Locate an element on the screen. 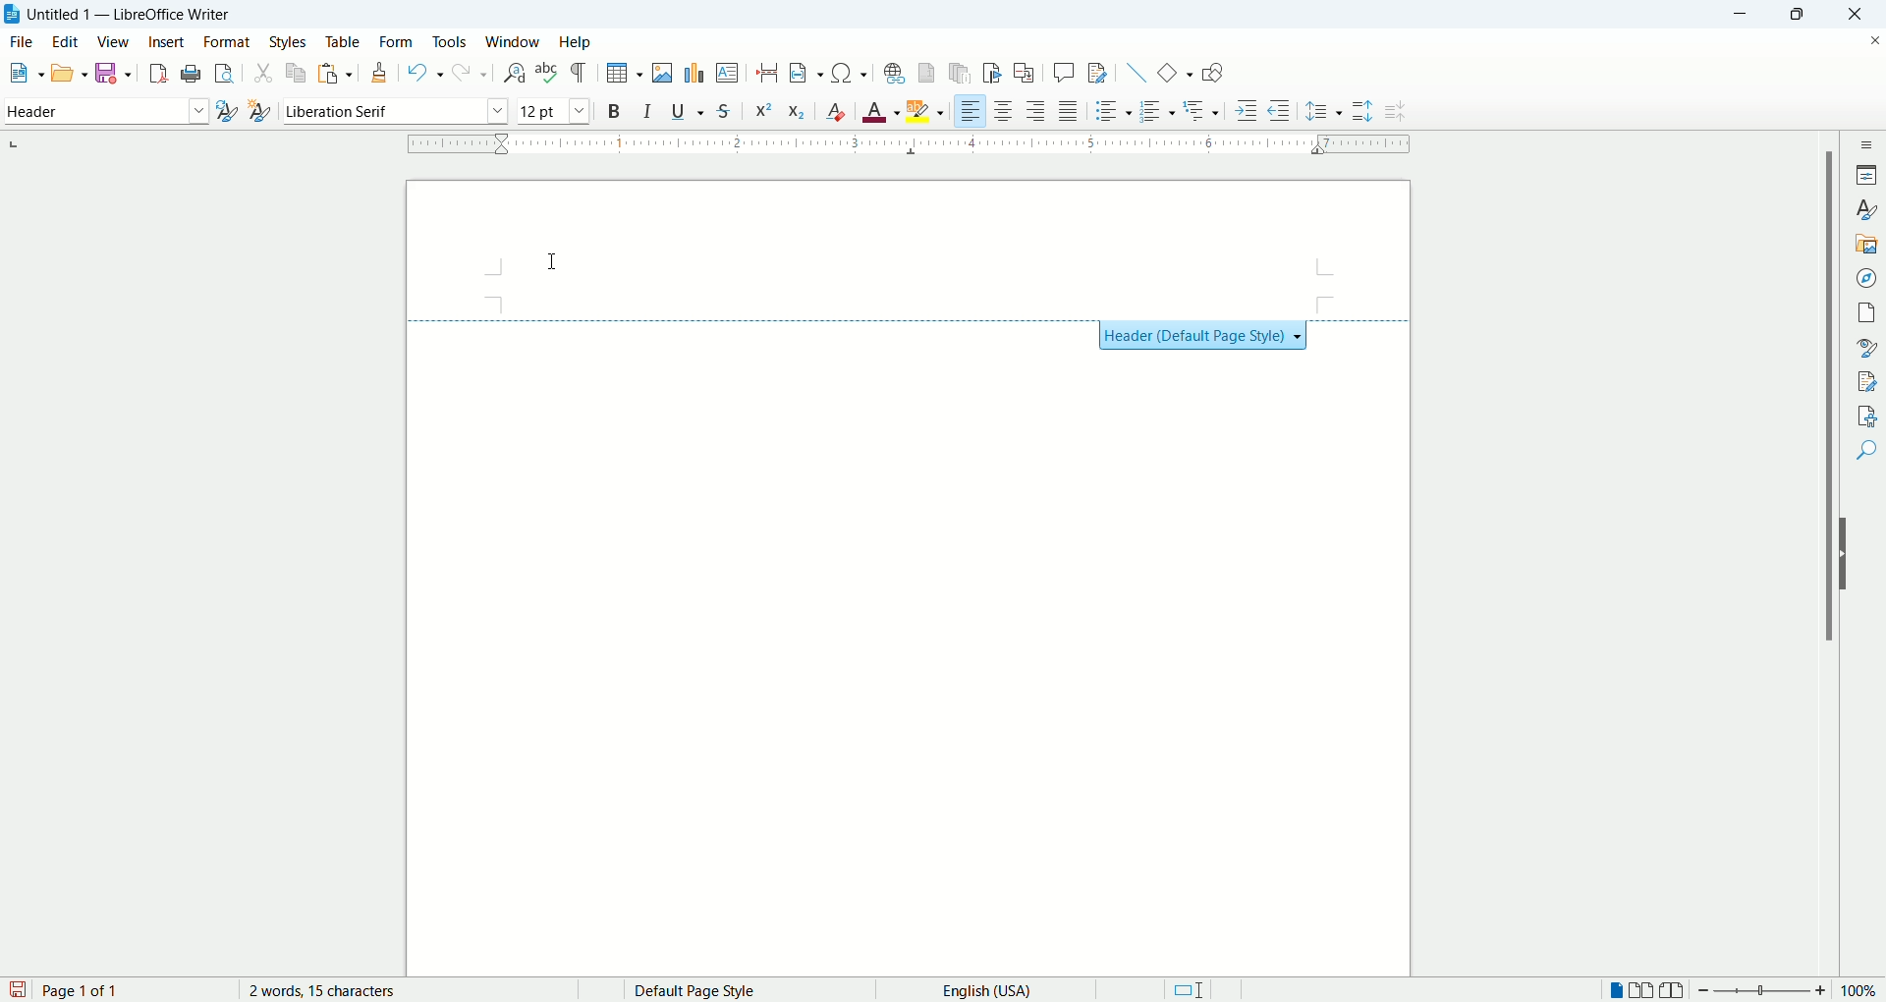 This screenshot has width=1886, height=1002. export as pdf is located at coordinates (155, 74).